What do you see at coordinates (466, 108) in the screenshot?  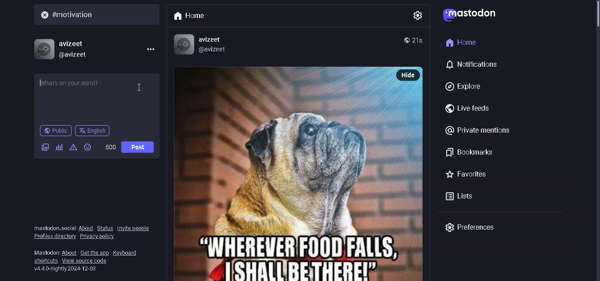 I see `live feeds` at bounding box center [466, 108].